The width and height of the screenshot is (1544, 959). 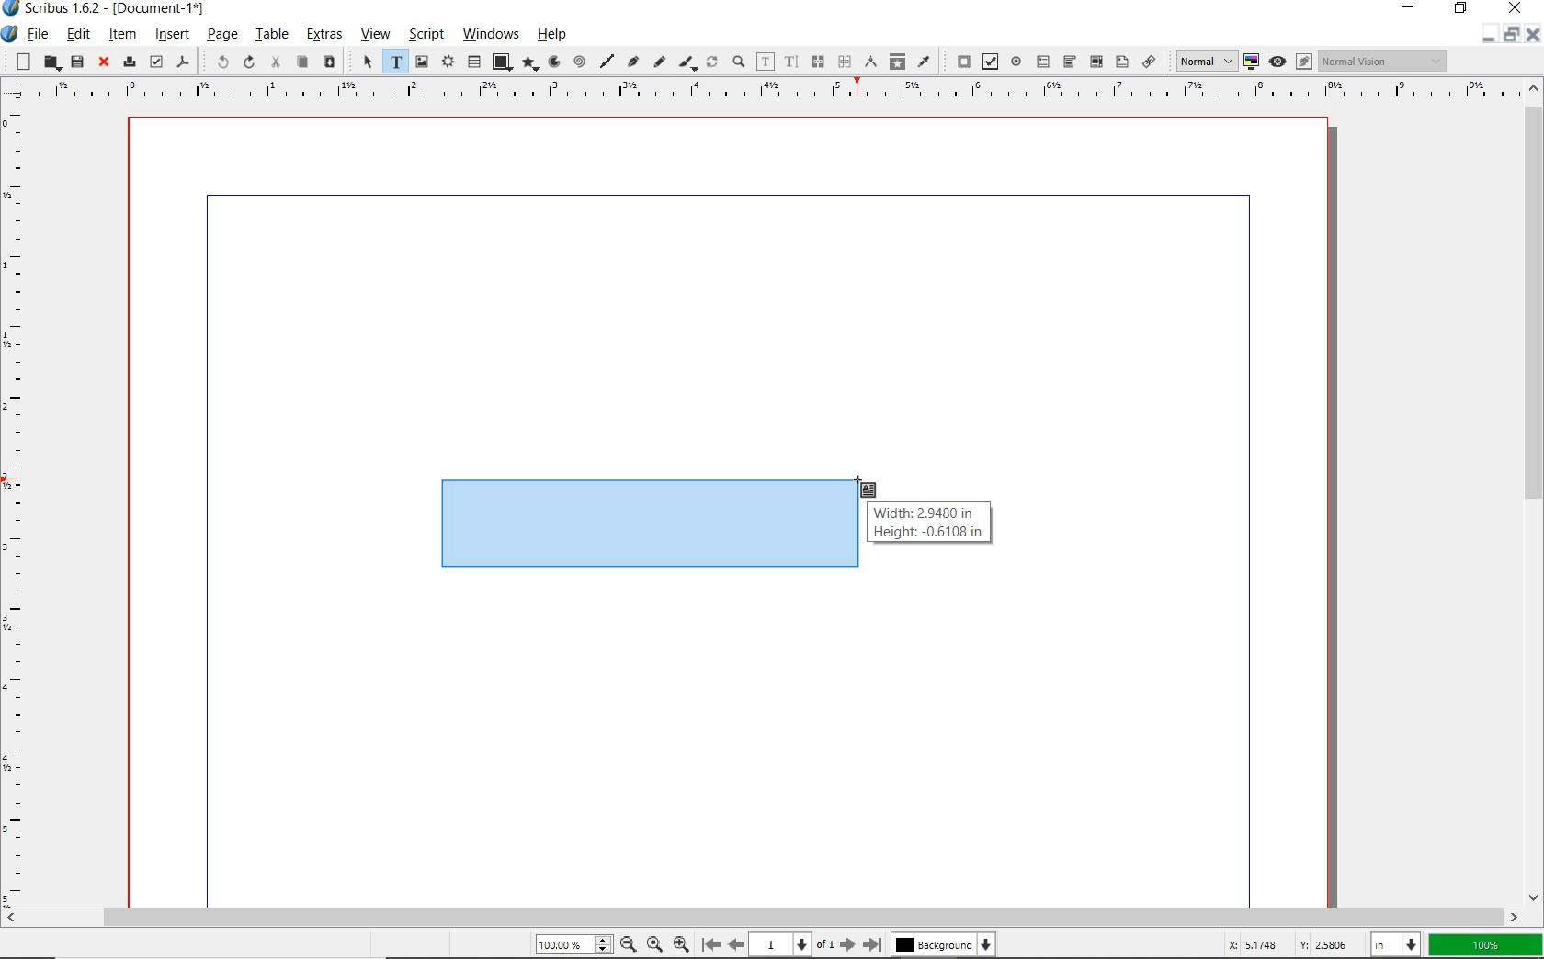 I want to click on edit contents of frame, so click(x=766, y=62).